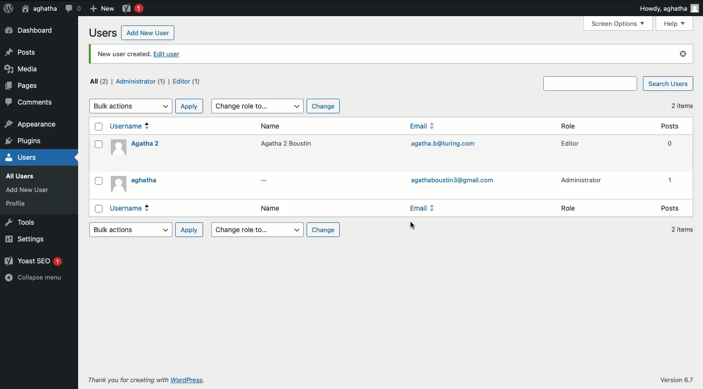  I want to click on Editor (1), so click(186, 83).